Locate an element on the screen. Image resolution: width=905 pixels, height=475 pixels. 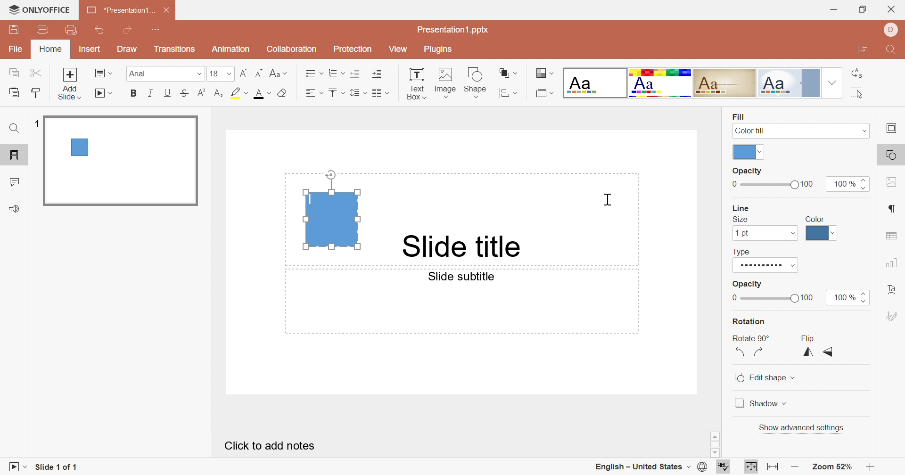
SET DOCUMENT LANGUAGE is located at coordinates (702, 467).